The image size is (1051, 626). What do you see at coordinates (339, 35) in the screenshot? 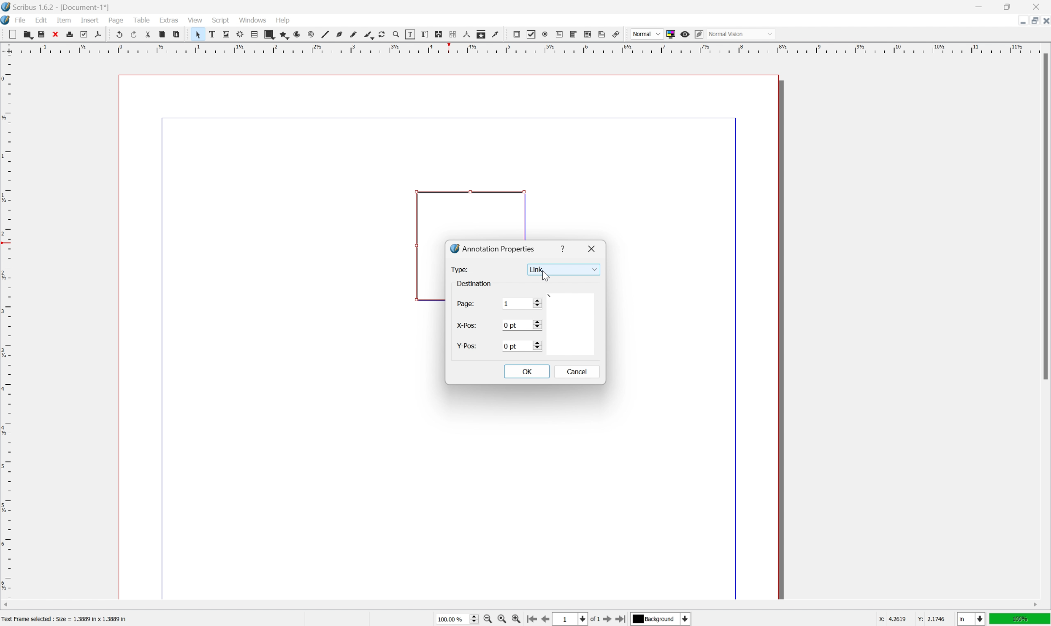
I see `bezier curve` at bounding box center [339, 35].